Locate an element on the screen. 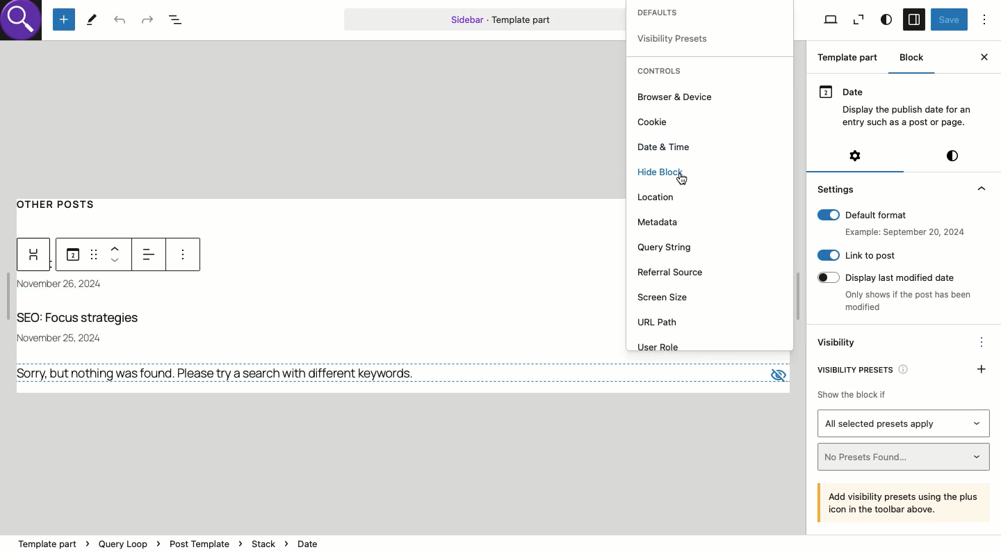  Options is located at coordinates (982, 341).